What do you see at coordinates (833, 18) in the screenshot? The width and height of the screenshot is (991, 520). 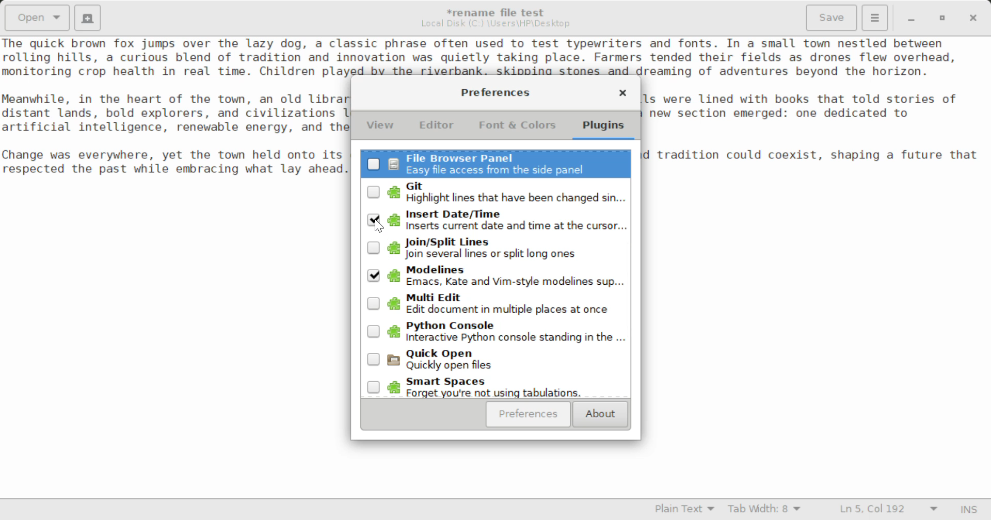 I see `Save` at bounding box center [833, 18].